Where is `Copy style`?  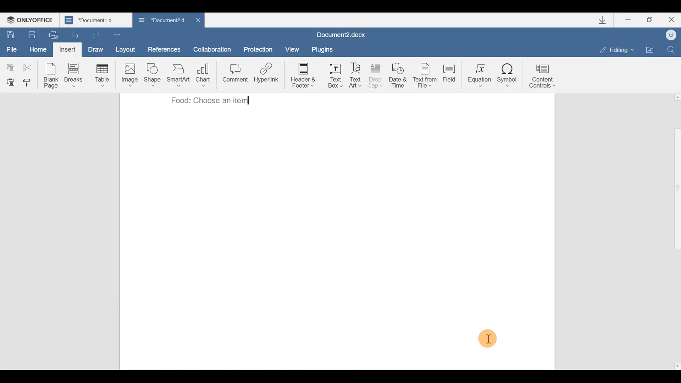
Copy style is located at coordinates (30, 82).